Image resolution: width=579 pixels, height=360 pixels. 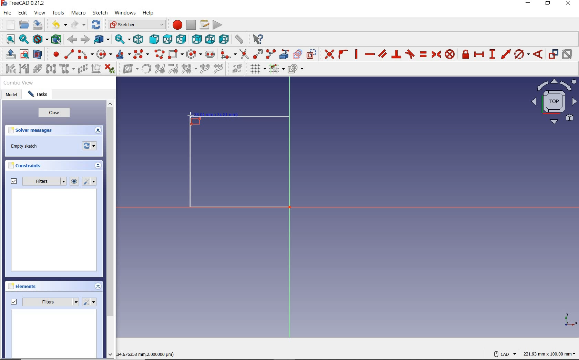 I want to click on bounding box, so click(x=56, y=39).